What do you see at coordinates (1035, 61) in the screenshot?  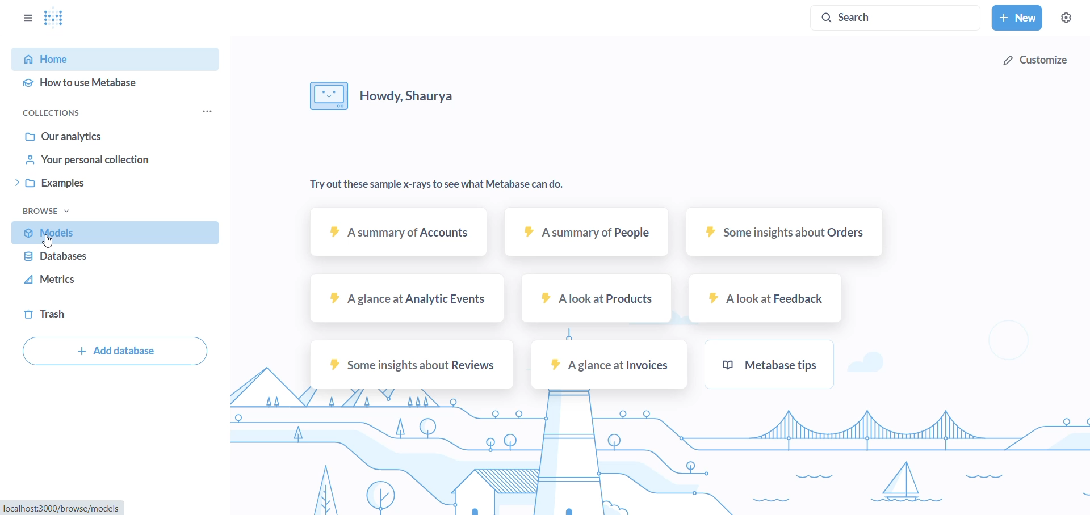 I see `customize` at bounding box center [1035, 61].